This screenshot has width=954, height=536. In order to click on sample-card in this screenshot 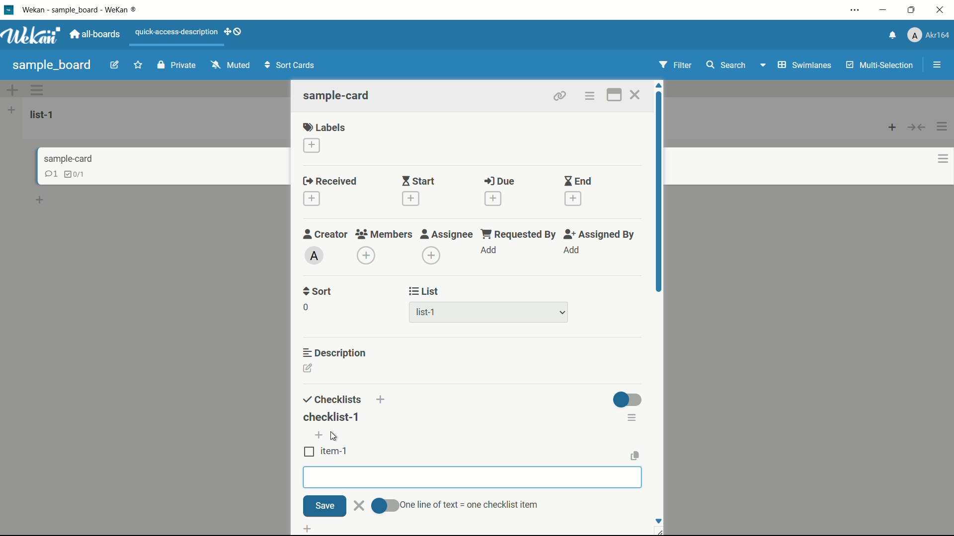, I will do `click(71, 157)`.